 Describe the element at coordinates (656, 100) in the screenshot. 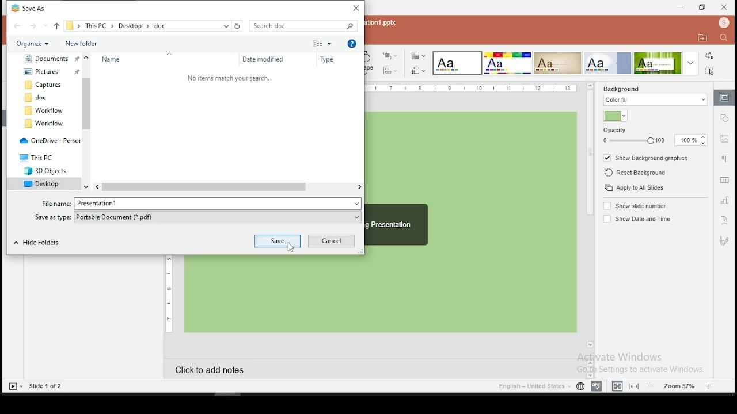

I see `color fill` at that location.